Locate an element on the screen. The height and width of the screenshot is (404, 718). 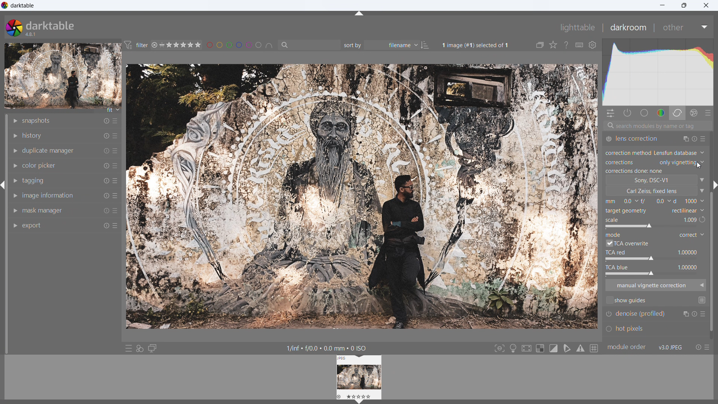
more options is located at coordinates (116, 121).